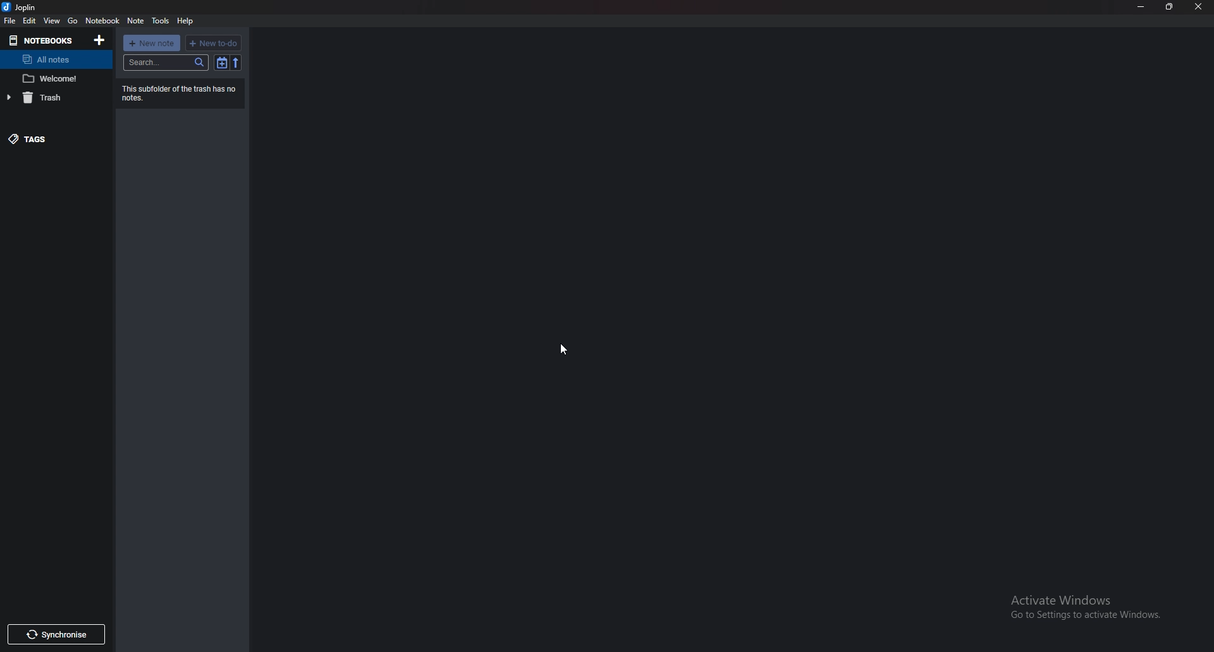 Image resolution: width=1214 pixels, height=652 pixels. What do you see at coordinates (1087, 608) in the screenshot?
I see `Activate Windows Go to Settings to activate Windows` at bounding box center [1087, 608].